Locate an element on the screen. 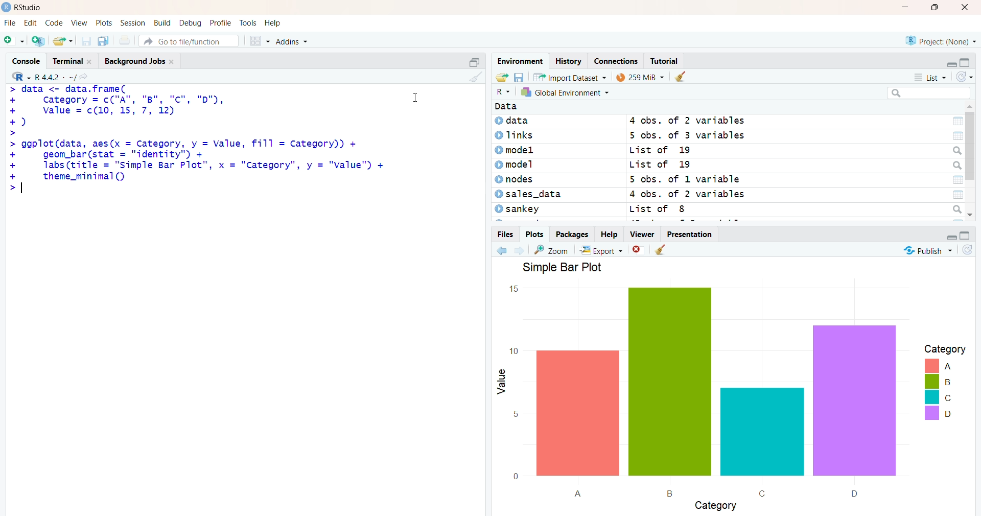 The width and height of the screenshot is (981, 516). refresh is located at coordinates (967, 250).